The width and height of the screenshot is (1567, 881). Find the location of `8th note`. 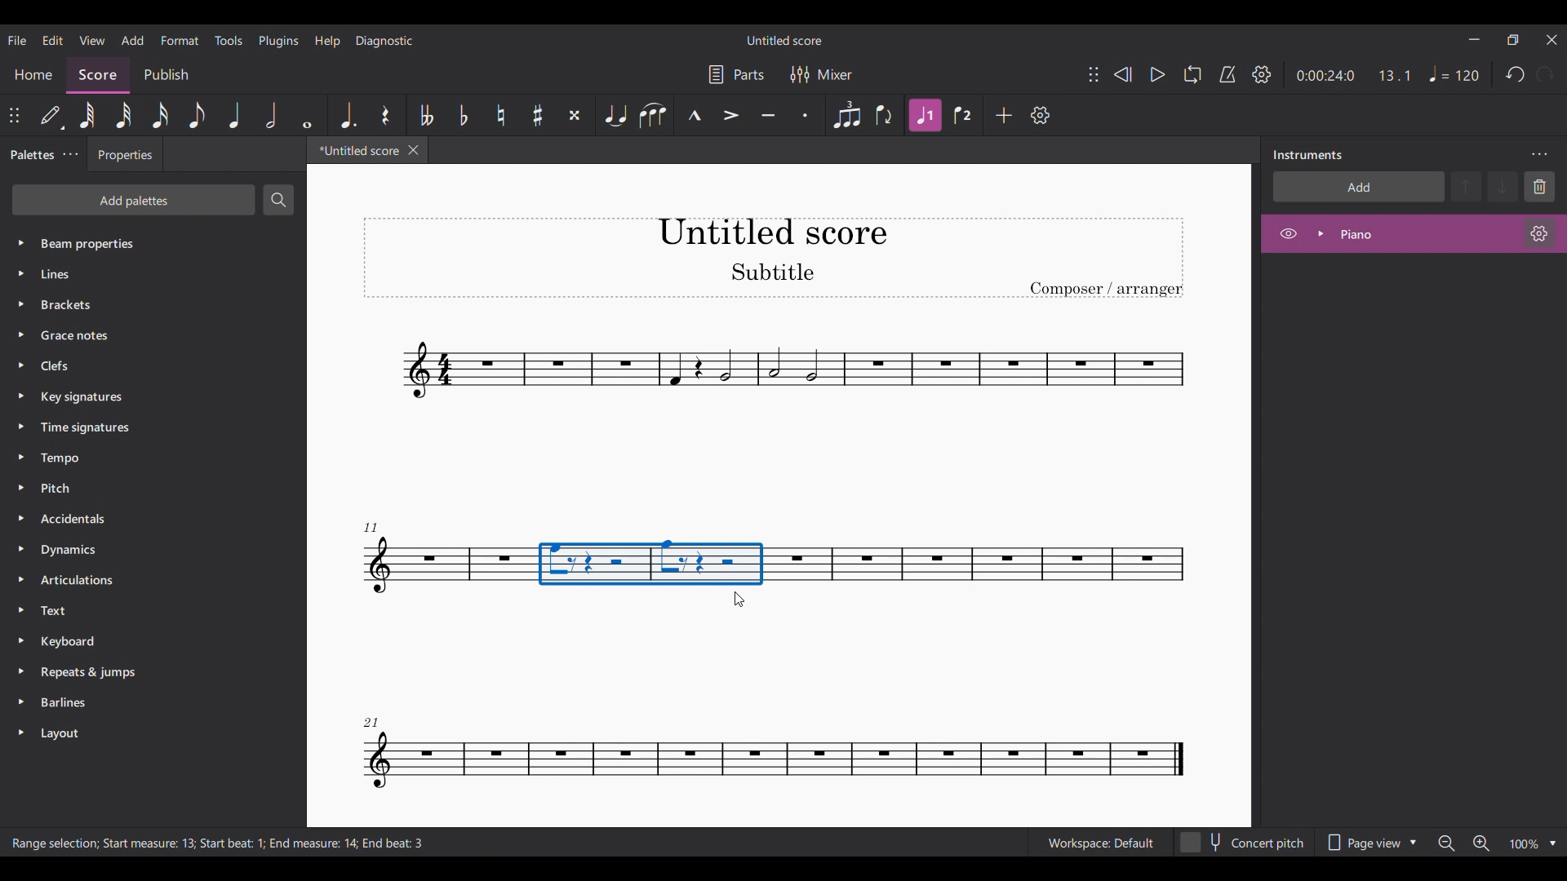

8th note is located at coordinates (197, 115).